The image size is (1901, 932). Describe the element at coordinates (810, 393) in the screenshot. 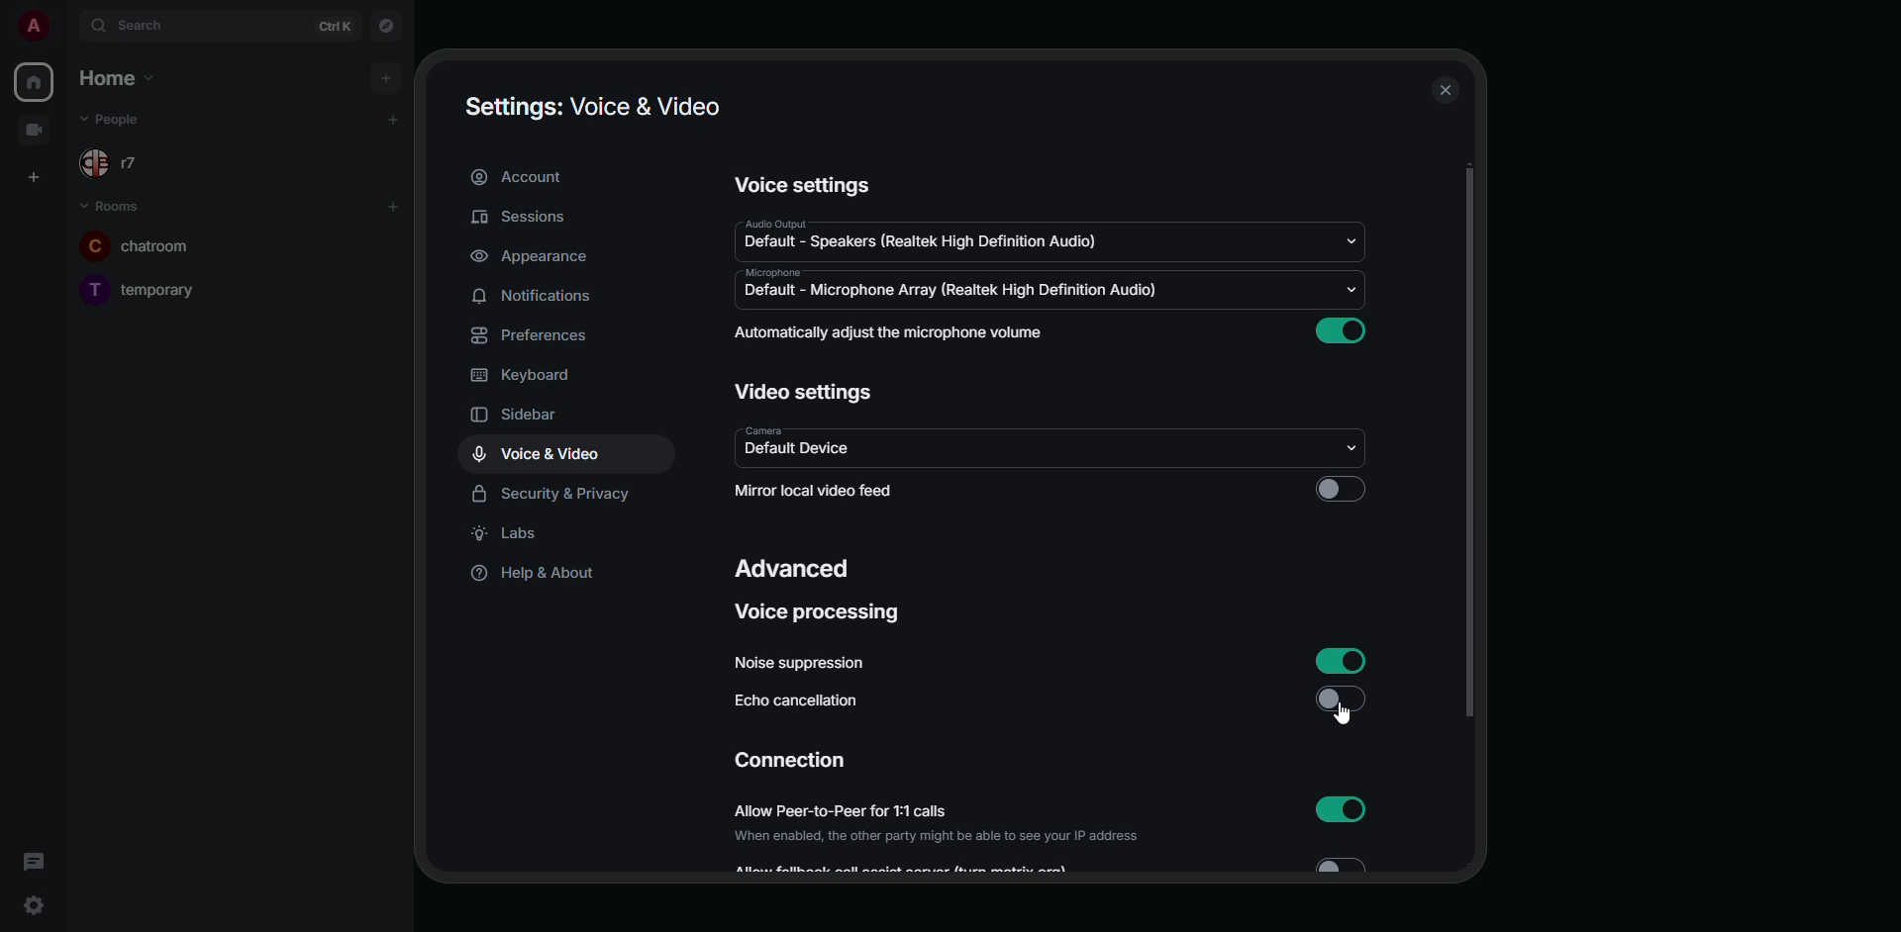

I see `video settings` at that location.